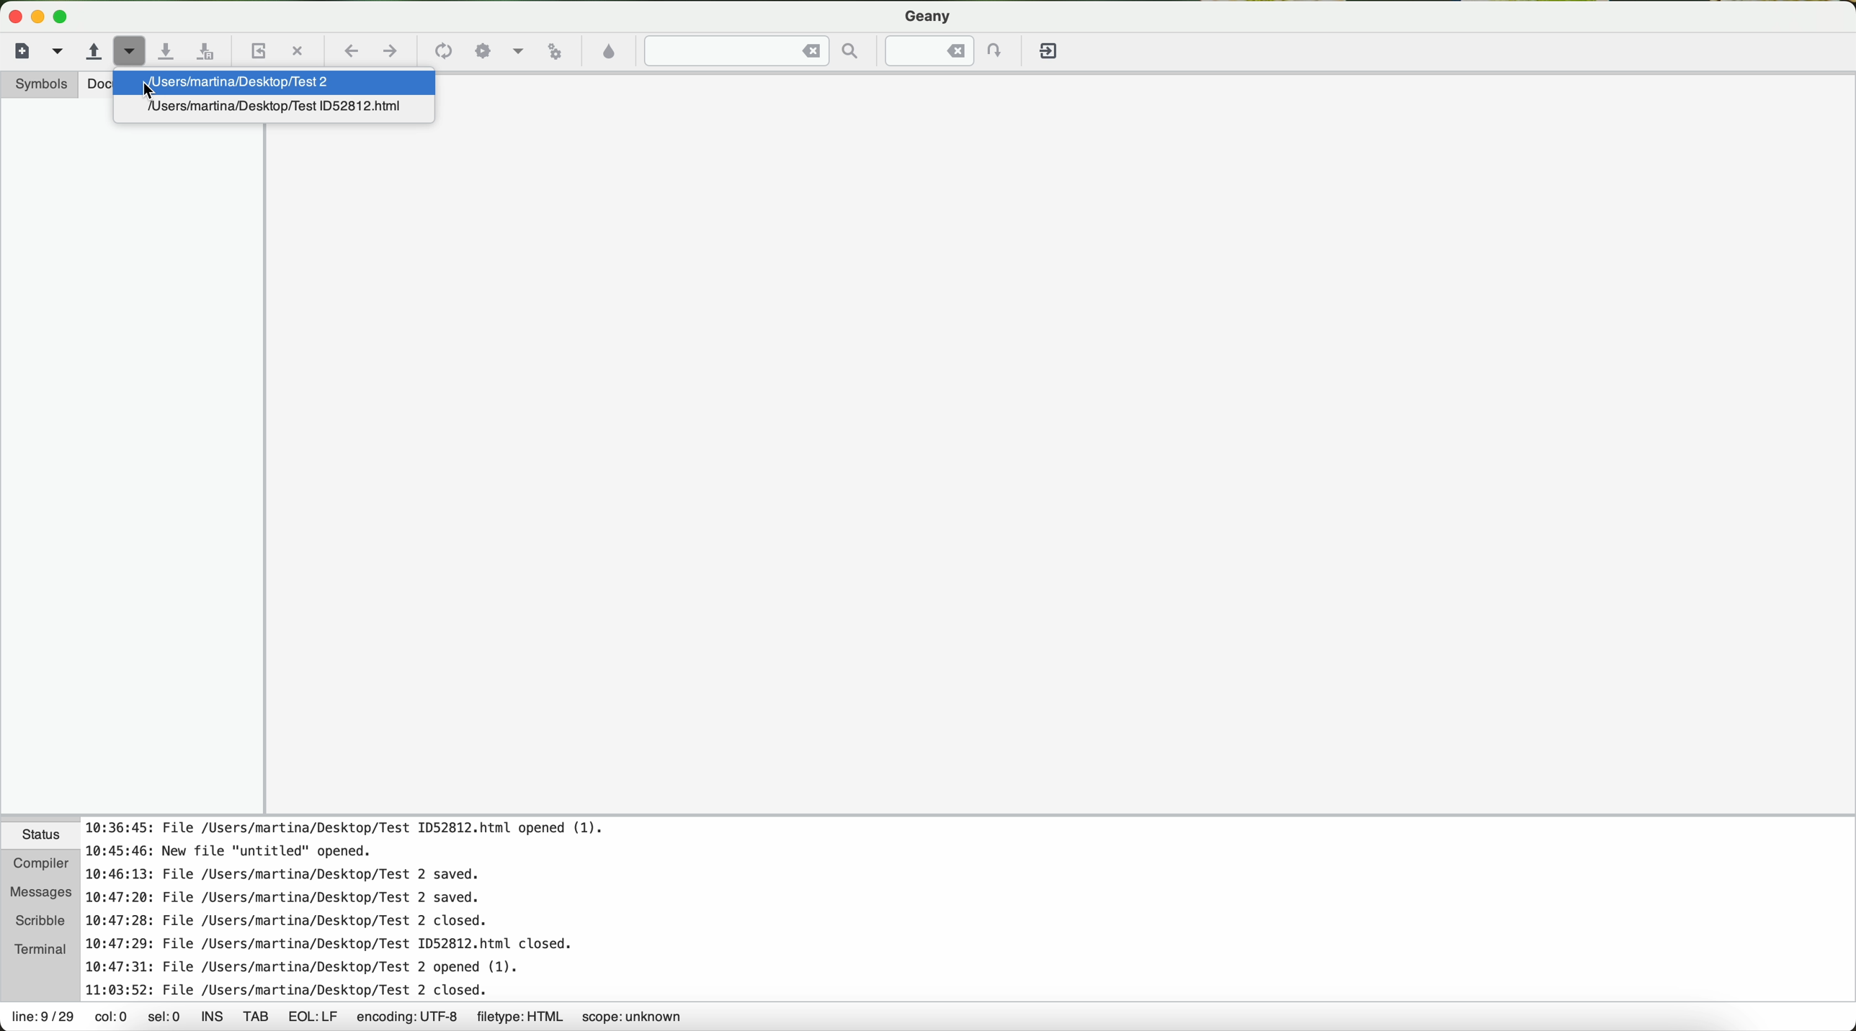  Describe the element at coordinates (280, 111) in the screenshot. I see `file` at that location.